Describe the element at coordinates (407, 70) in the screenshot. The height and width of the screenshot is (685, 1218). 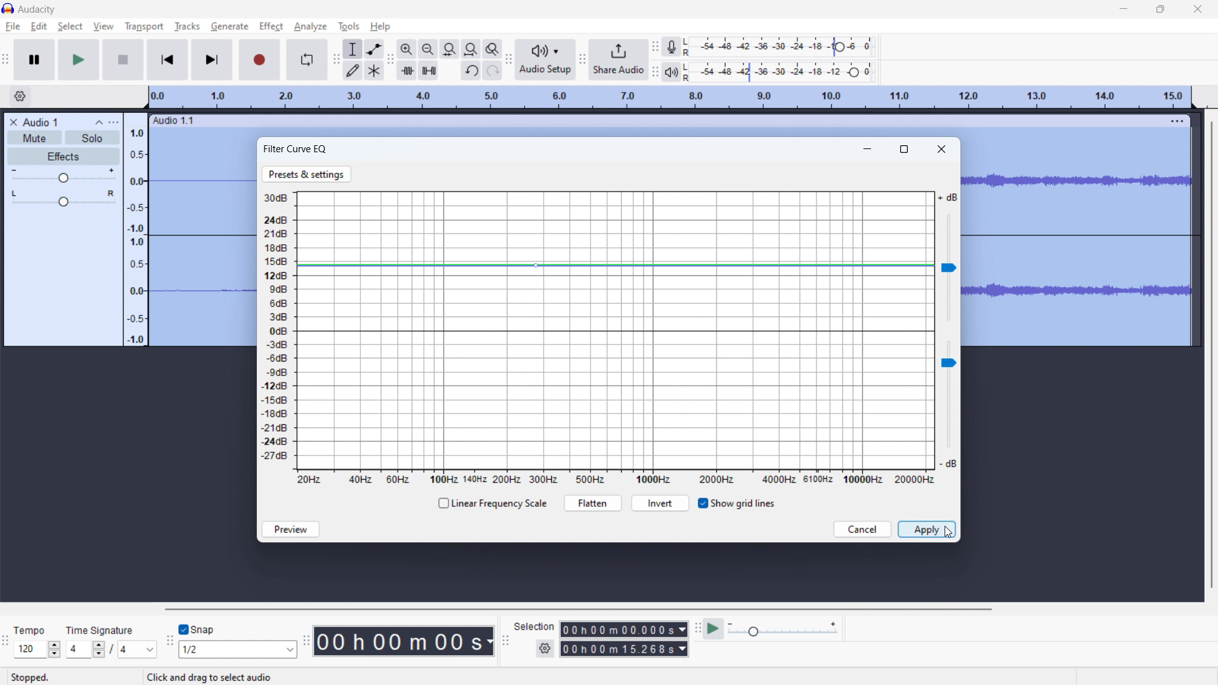
I see `trim audio outside selection` at that location.